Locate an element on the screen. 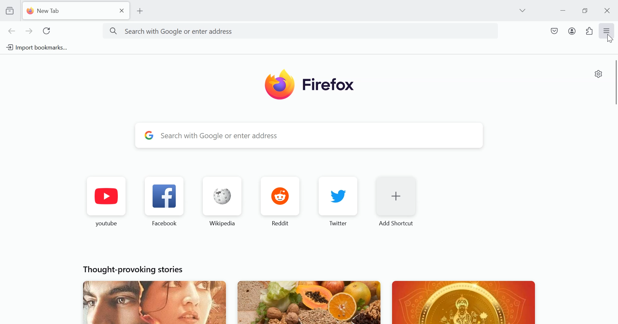 This screenshot has height=324, width=618. Add New tab is located at coordinates (141, 11).